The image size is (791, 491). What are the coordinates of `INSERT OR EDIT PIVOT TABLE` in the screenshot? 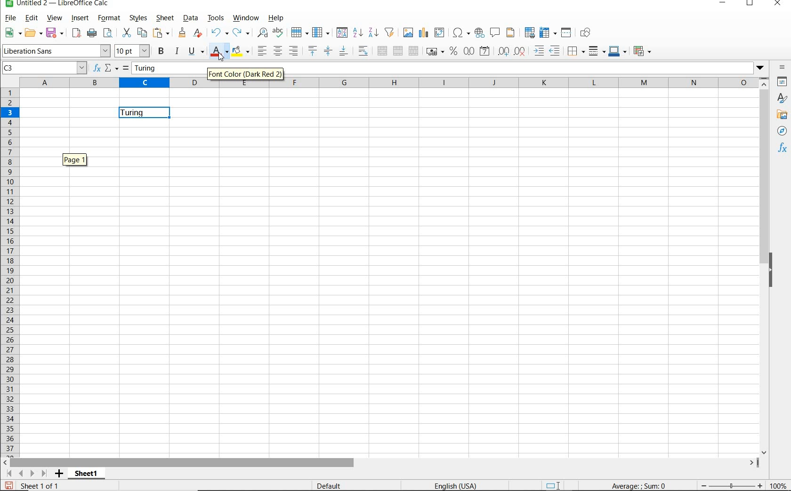 It's located at (440, 32).